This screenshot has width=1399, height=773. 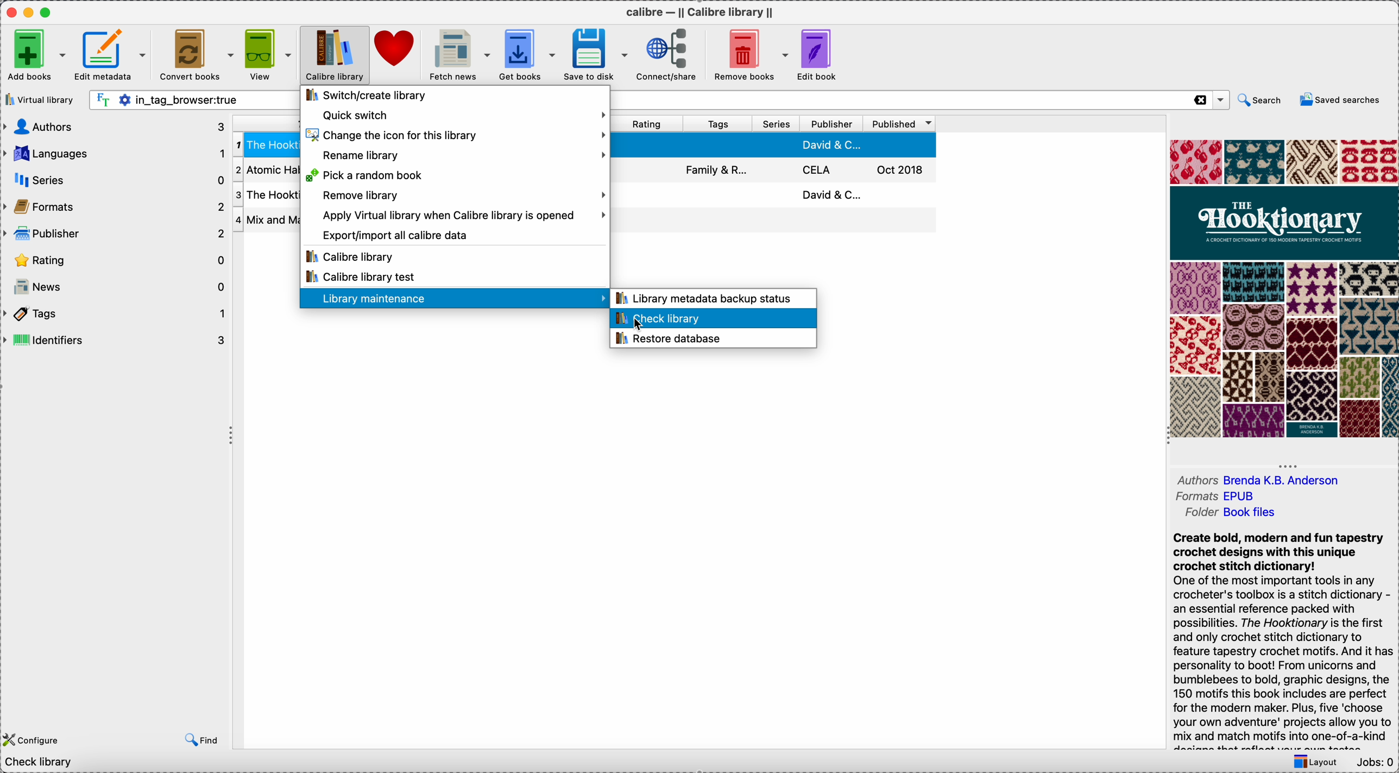 I want to click on close, so click(x=1199, y=100).